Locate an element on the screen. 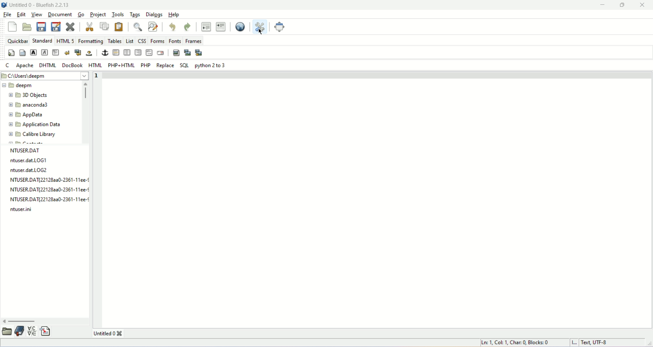  project is located at coordinates (97, 14).